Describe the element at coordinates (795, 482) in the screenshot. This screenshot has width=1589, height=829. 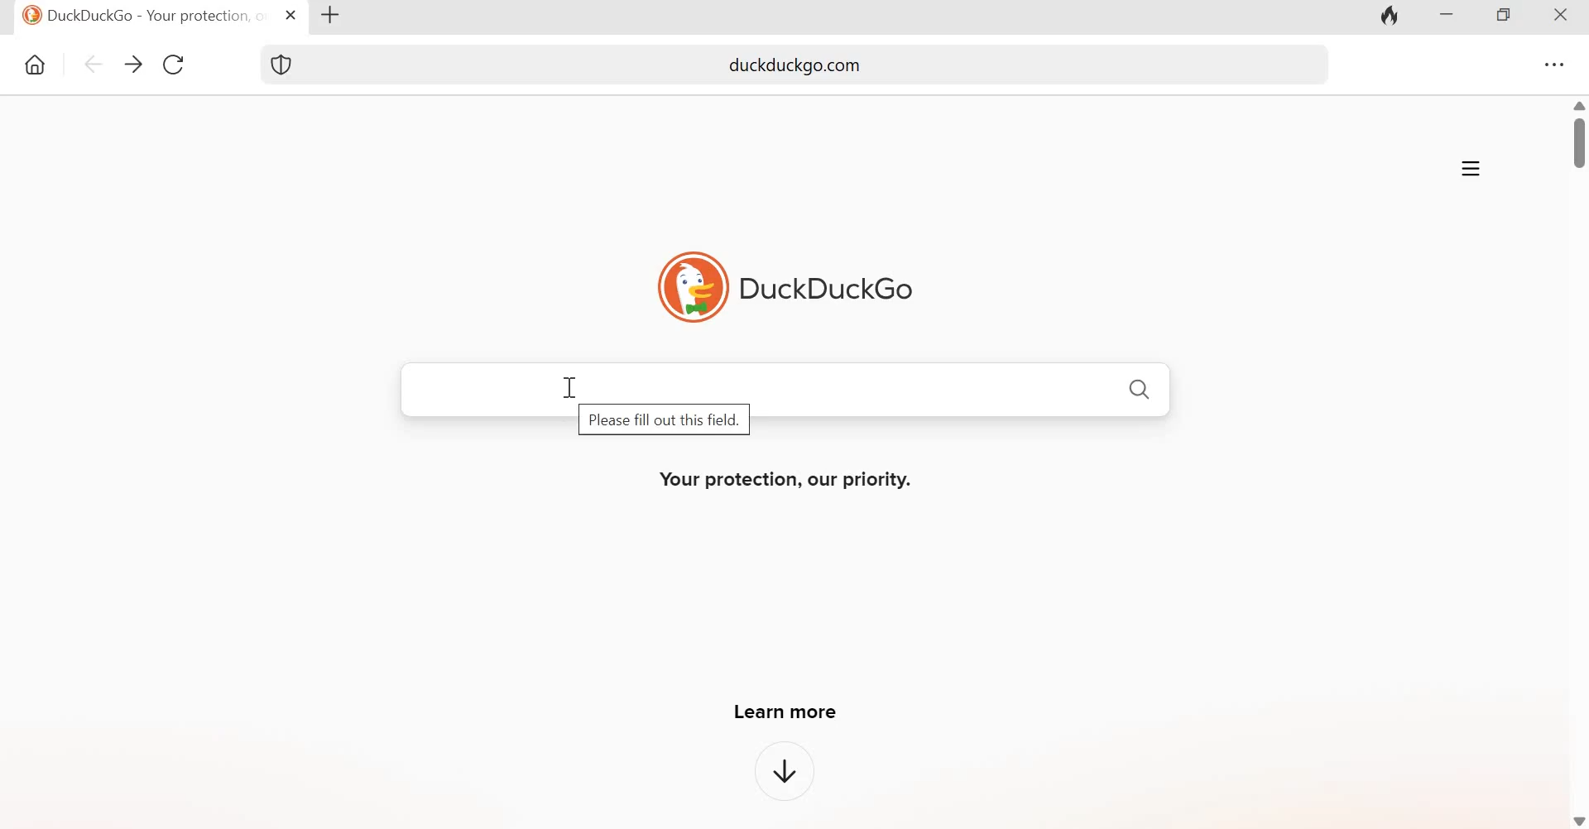
I see `Your protection, our priority. ` at that location.